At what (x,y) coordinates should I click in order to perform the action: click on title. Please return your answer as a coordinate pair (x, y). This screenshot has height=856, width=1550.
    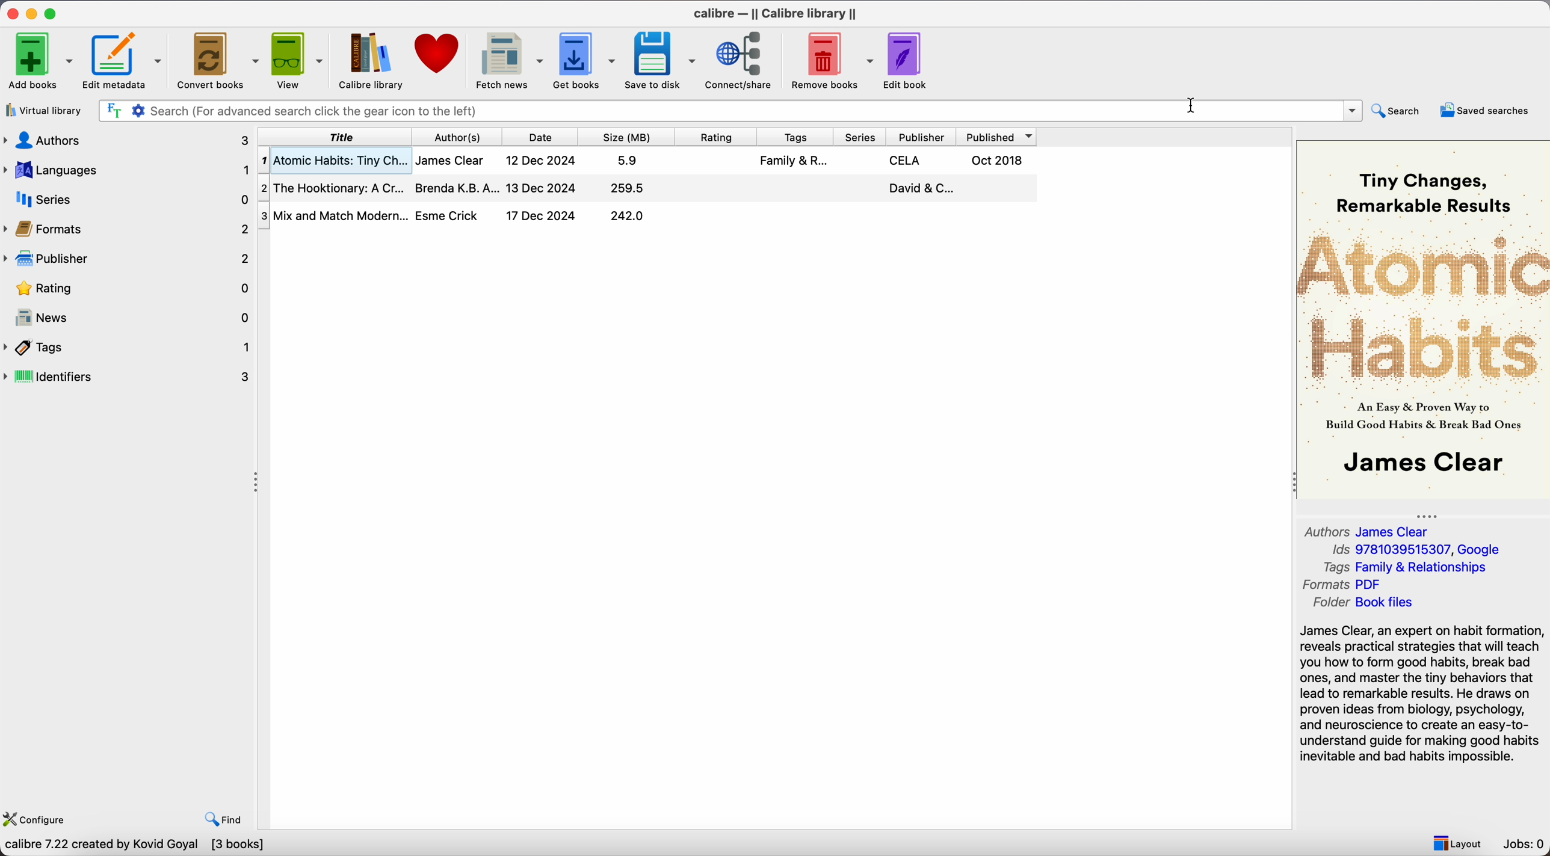
    Looking at the image, I should click on (341, 137).